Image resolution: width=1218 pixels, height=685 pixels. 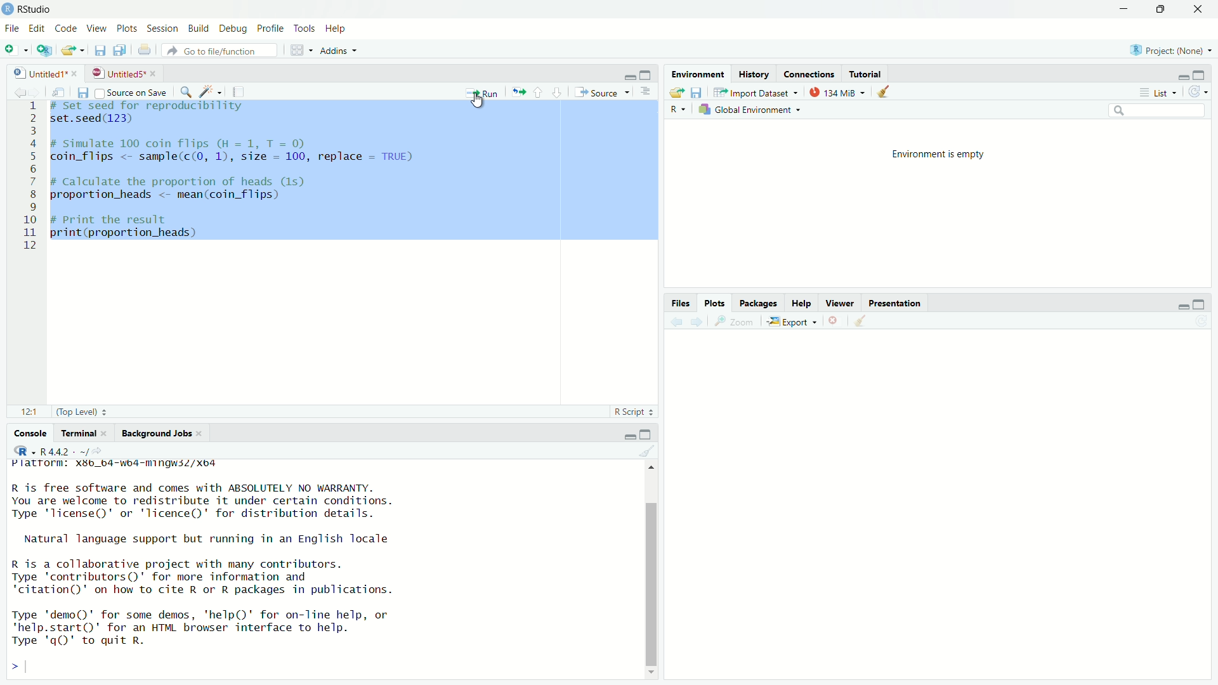 I want to click on set.seed(123), so click(x=98, y=120).